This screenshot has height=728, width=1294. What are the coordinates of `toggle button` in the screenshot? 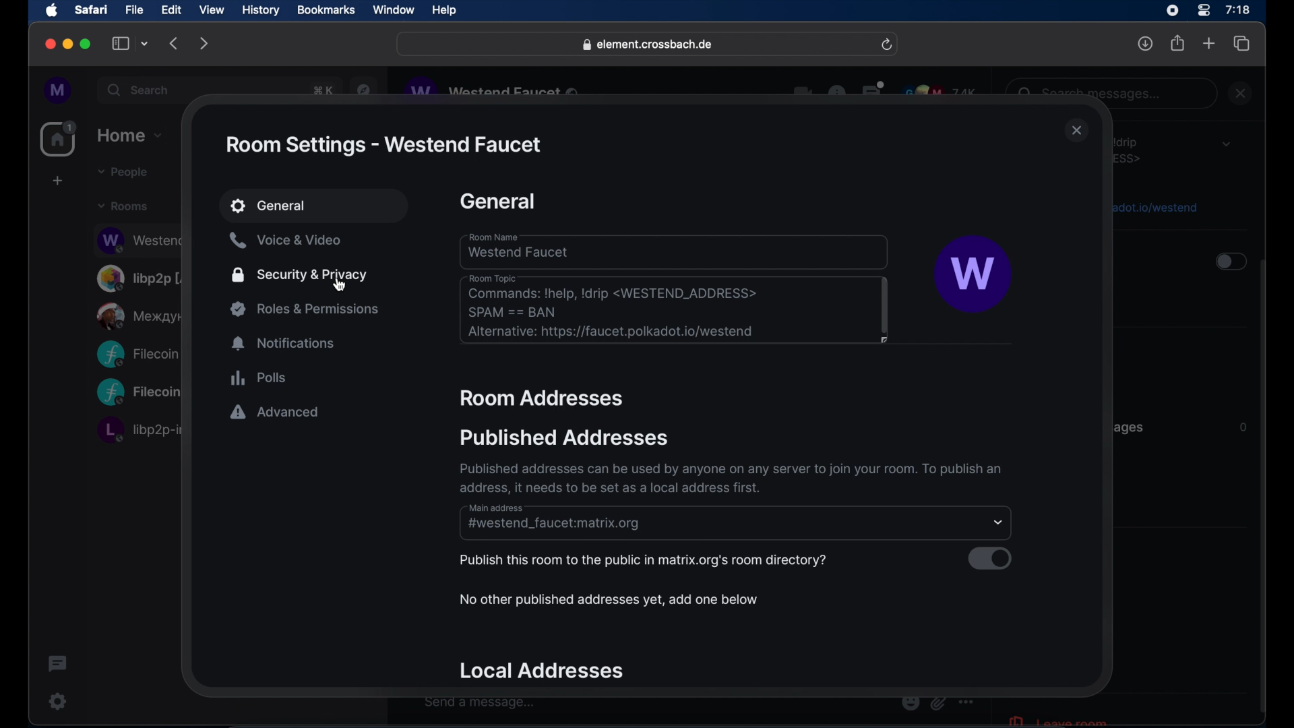 It's located at (990, 558).